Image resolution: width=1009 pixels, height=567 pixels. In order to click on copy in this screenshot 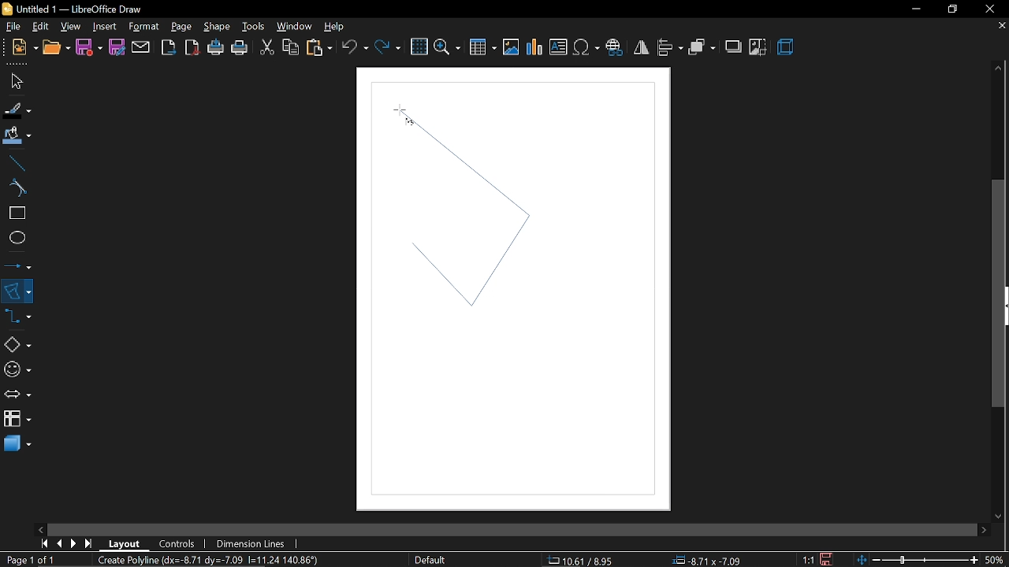, I will do `click(289, 47)`.